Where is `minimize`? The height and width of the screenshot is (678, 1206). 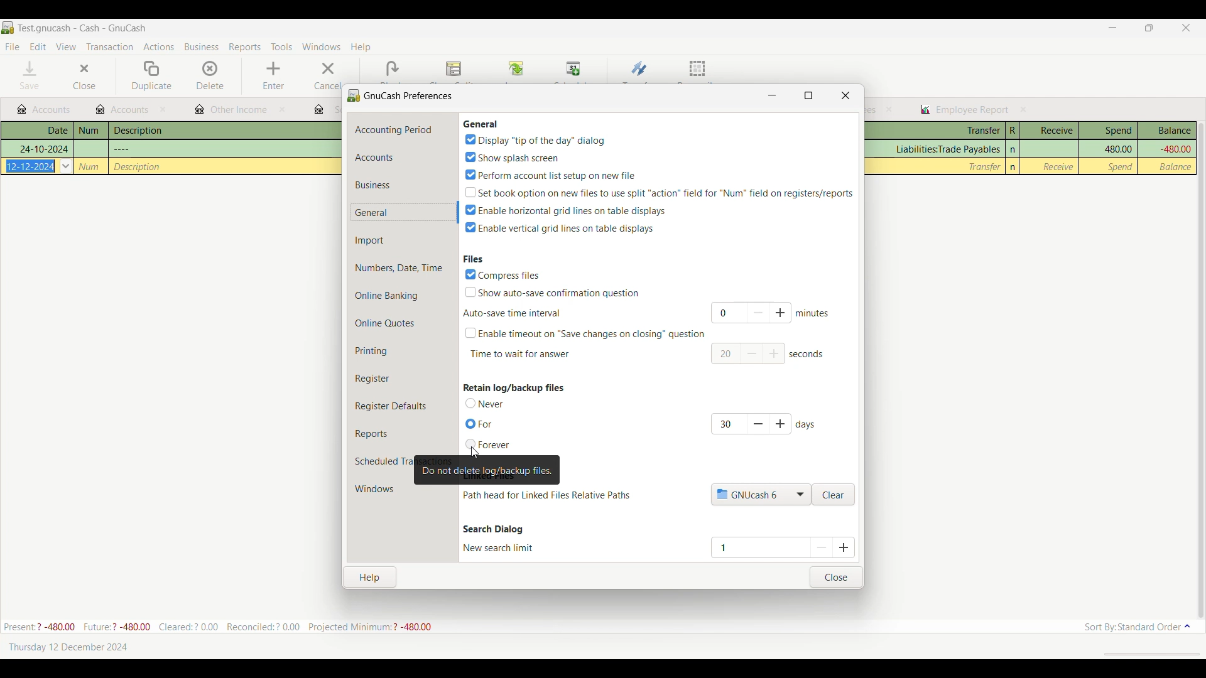 minimize is located at coordinates (771, 94).